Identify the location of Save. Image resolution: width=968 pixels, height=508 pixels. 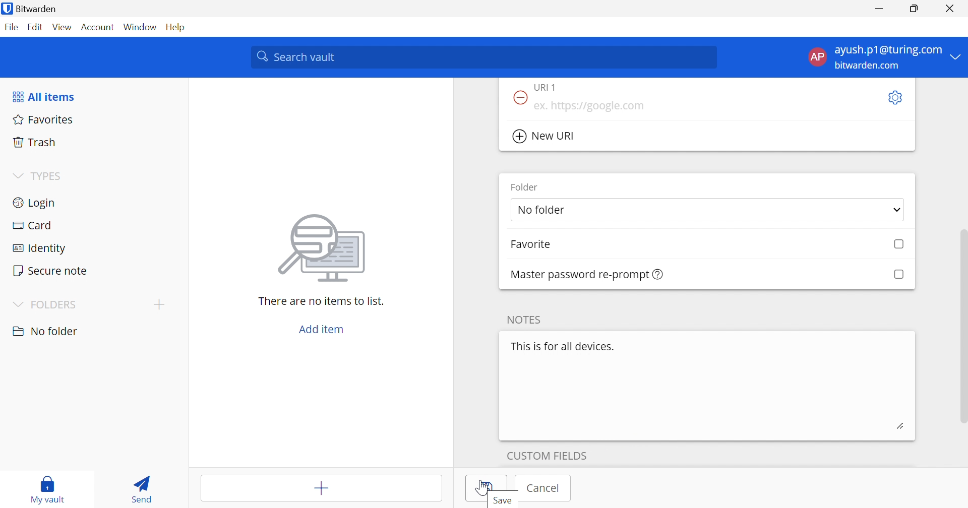
(509, 500).